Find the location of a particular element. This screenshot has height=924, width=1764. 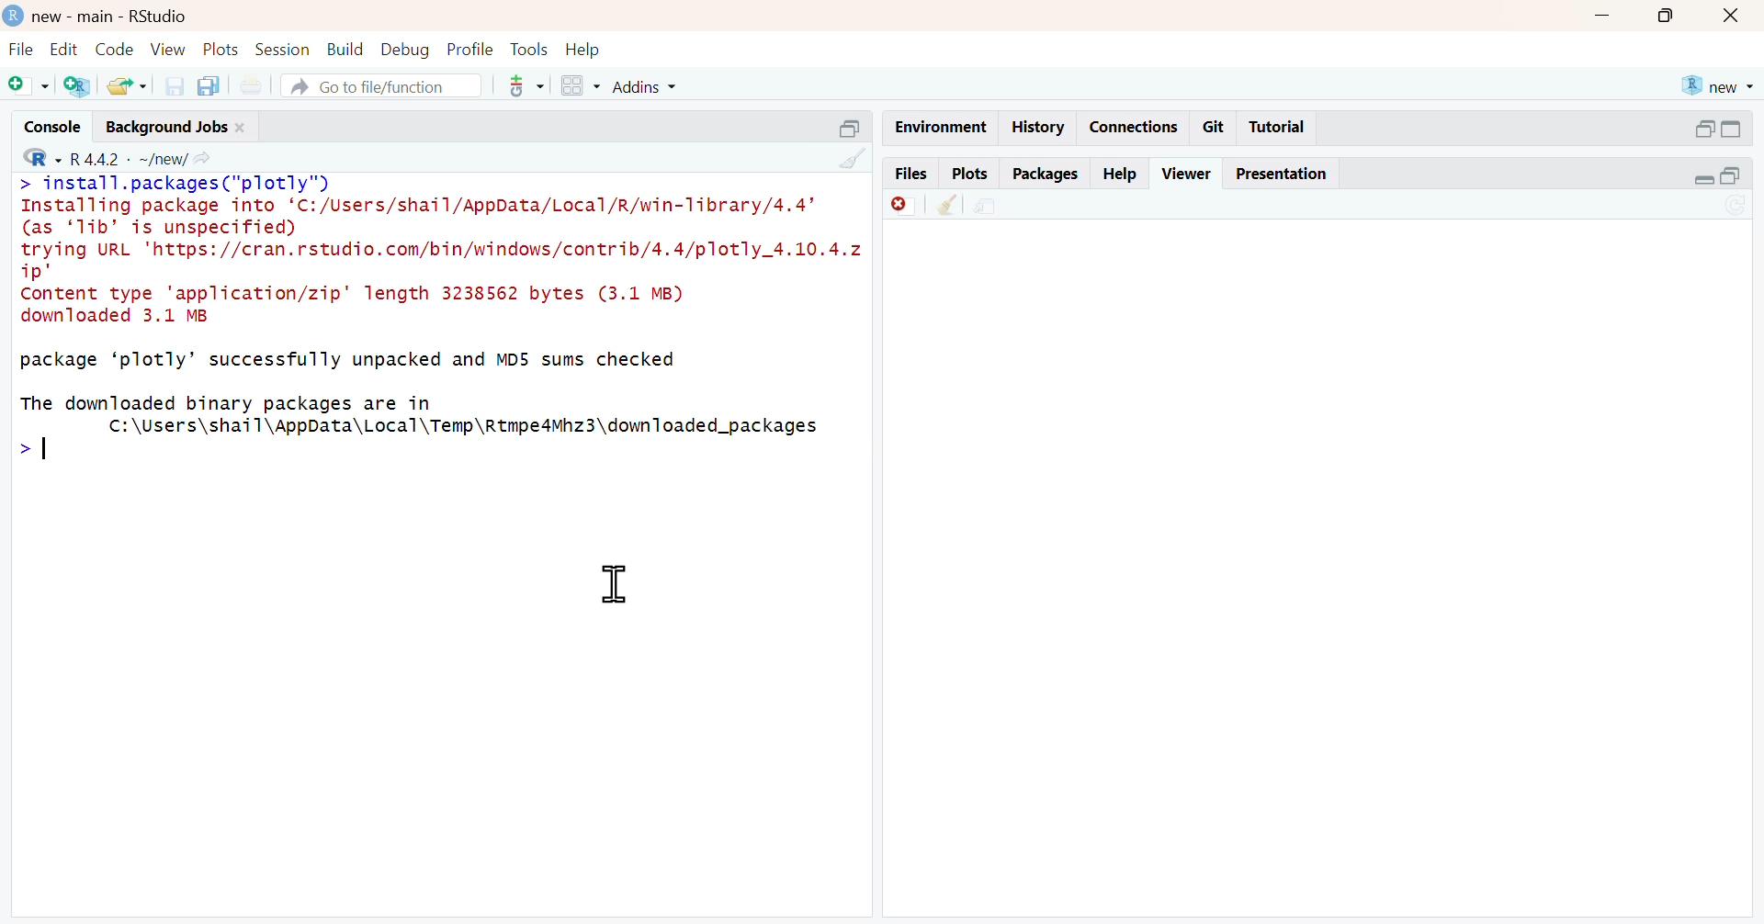

cursor is located at coordinates (611, 588).